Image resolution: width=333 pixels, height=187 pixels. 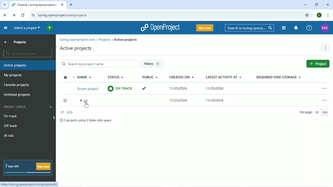 I want to click on Close, so click(x=328, y=5).